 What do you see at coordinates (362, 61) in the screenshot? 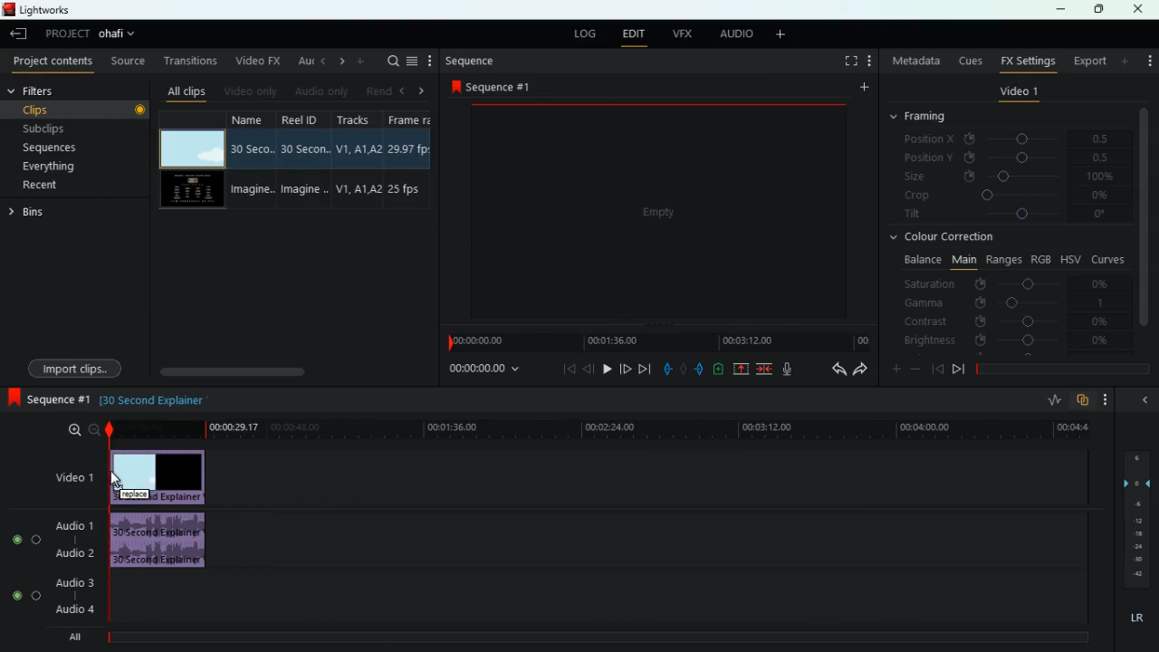
I see `more` at bounding box center [362, 61].